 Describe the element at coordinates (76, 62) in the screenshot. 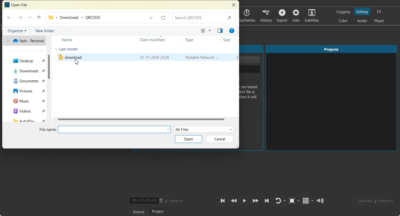

I see `Cursor` at that location.